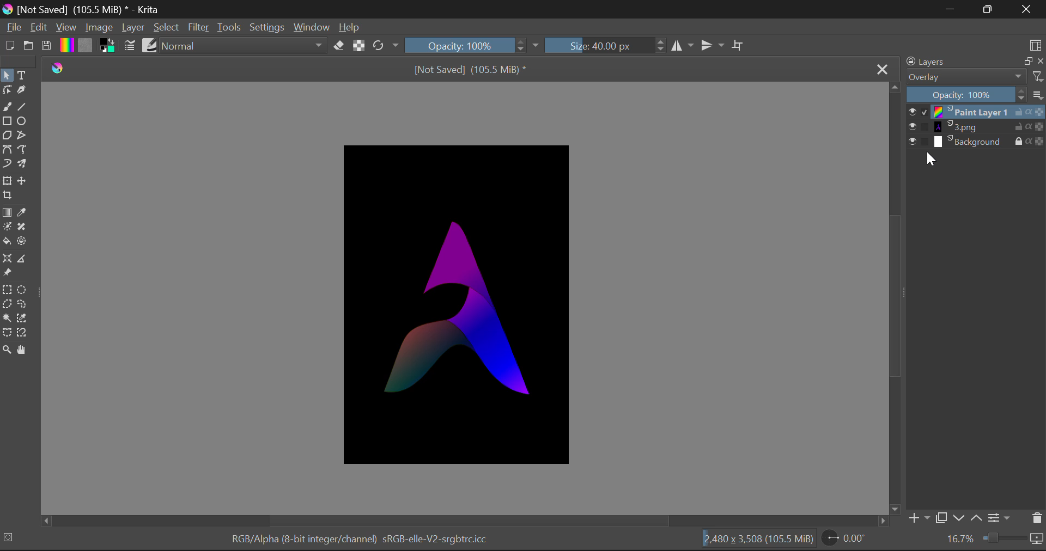  What do you see at coordinates (7, 304) in the screenshot?
I see `Polygon Selection` at bounding box center [7, 304].